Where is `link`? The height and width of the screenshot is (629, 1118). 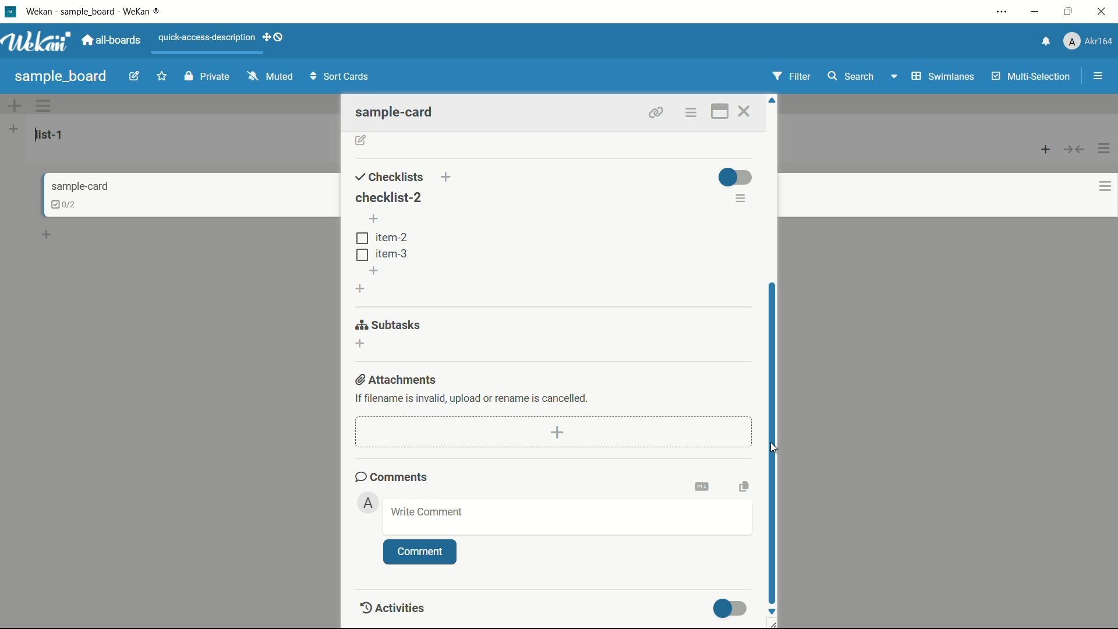
link is located at coordinates (653, 111).